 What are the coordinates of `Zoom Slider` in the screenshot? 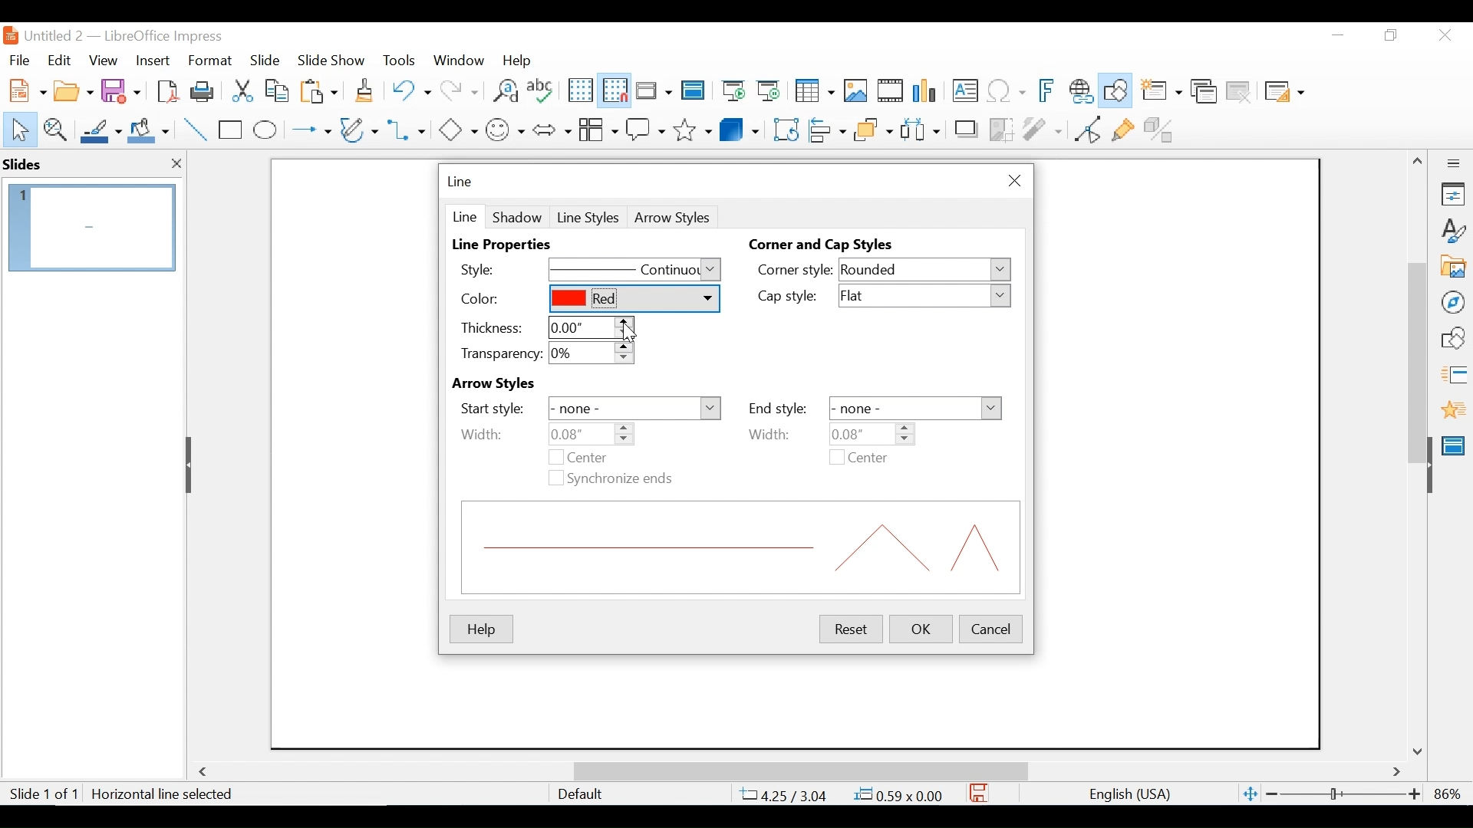 It's located at (1342, 795).